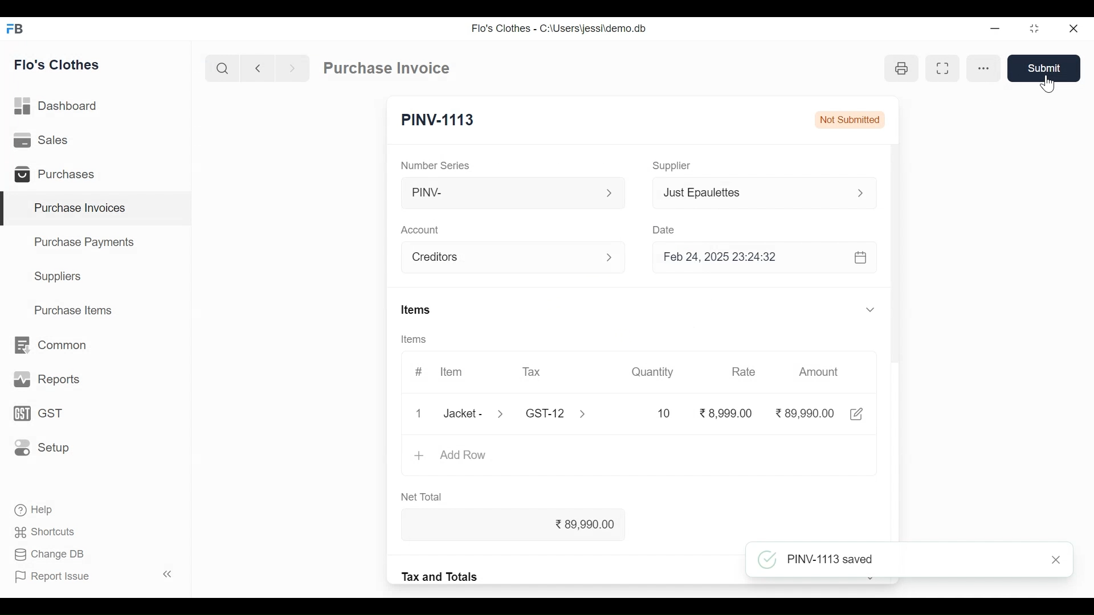 Image resolution: width=1094 pixels, height=615 pixels. What do you see at coordinates (97, 208) in the screenshot?
I see `Purchase Invoices` at bounding box center [97, 208].